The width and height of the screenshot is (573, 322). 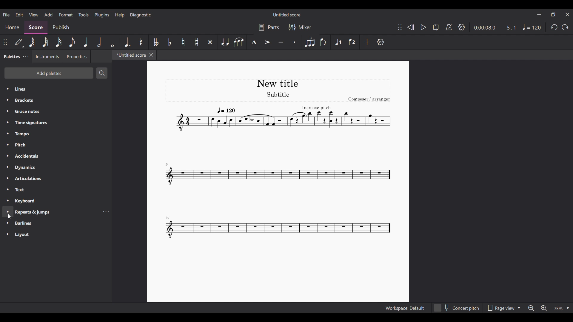 I want to click on Tempo, so click(x=532, y=27).